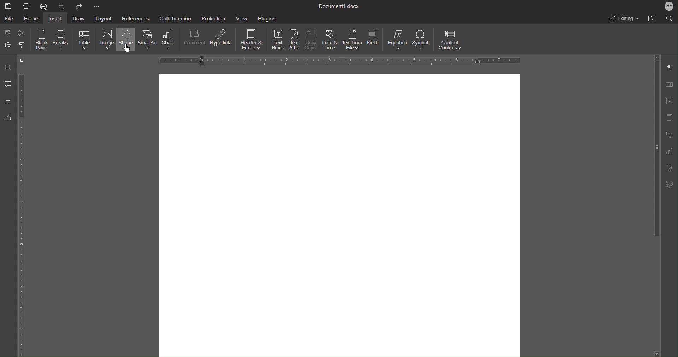  What do you see at coordinates (62, 41) in the screenshot?
I see `Breaks` at bounding box center [62, 41].